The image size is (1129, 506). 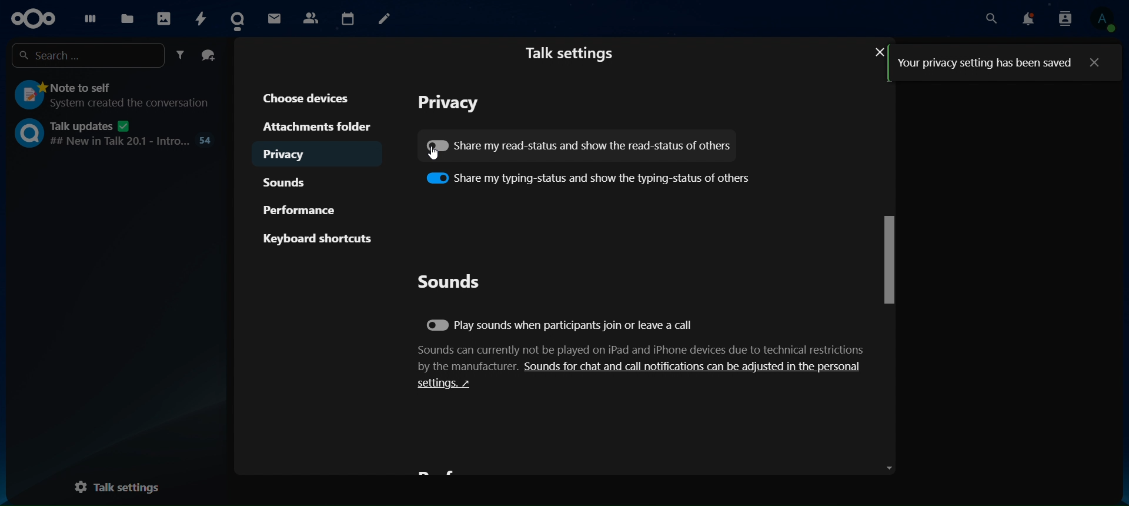 I want to click on search, so click(x=993, y=18).